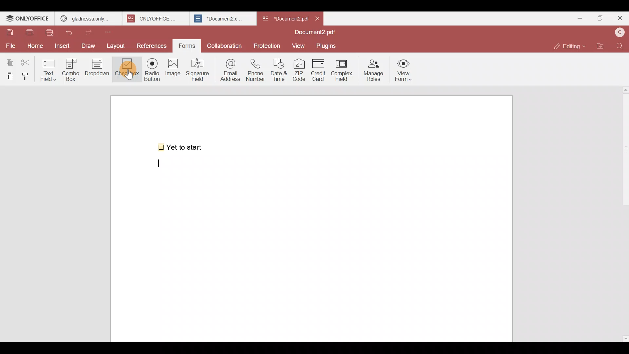  What do you see at coordinates (181, 147) in the screenshot?
I see `Yet to start` at bounding box center [181, 147].